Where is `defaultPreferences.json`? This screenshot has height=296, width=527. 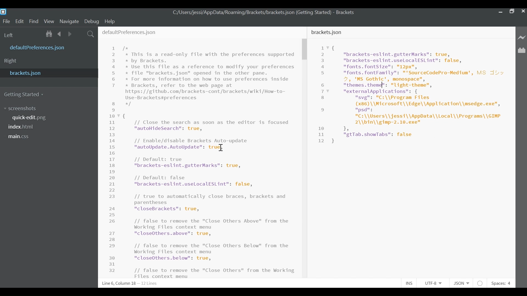
defaultPreferences.json is located at coordinates (45, 47).